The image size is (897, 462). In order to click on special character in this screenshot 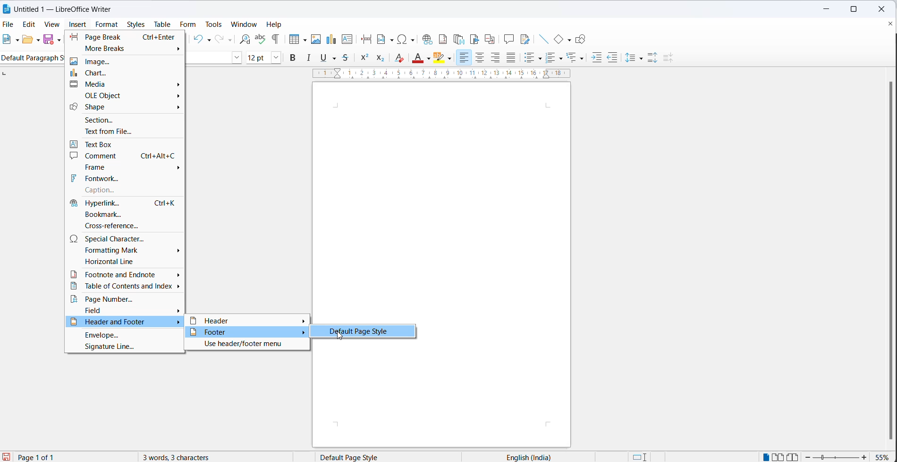, I will do `click(125, 238)`.